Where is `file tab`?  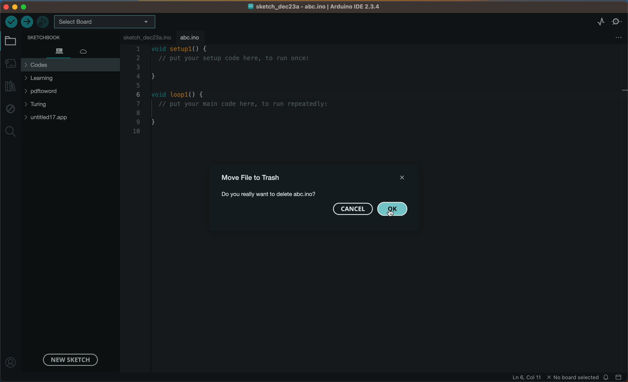
file tab is located at coordinates (149, 38).